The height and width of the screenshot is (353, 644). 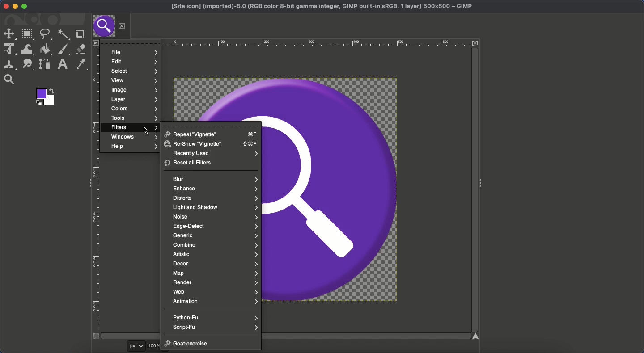 What do you see at coordinates (25, 7) in the screenshot?
I see `Maximize` at bounding box center [25, 7].